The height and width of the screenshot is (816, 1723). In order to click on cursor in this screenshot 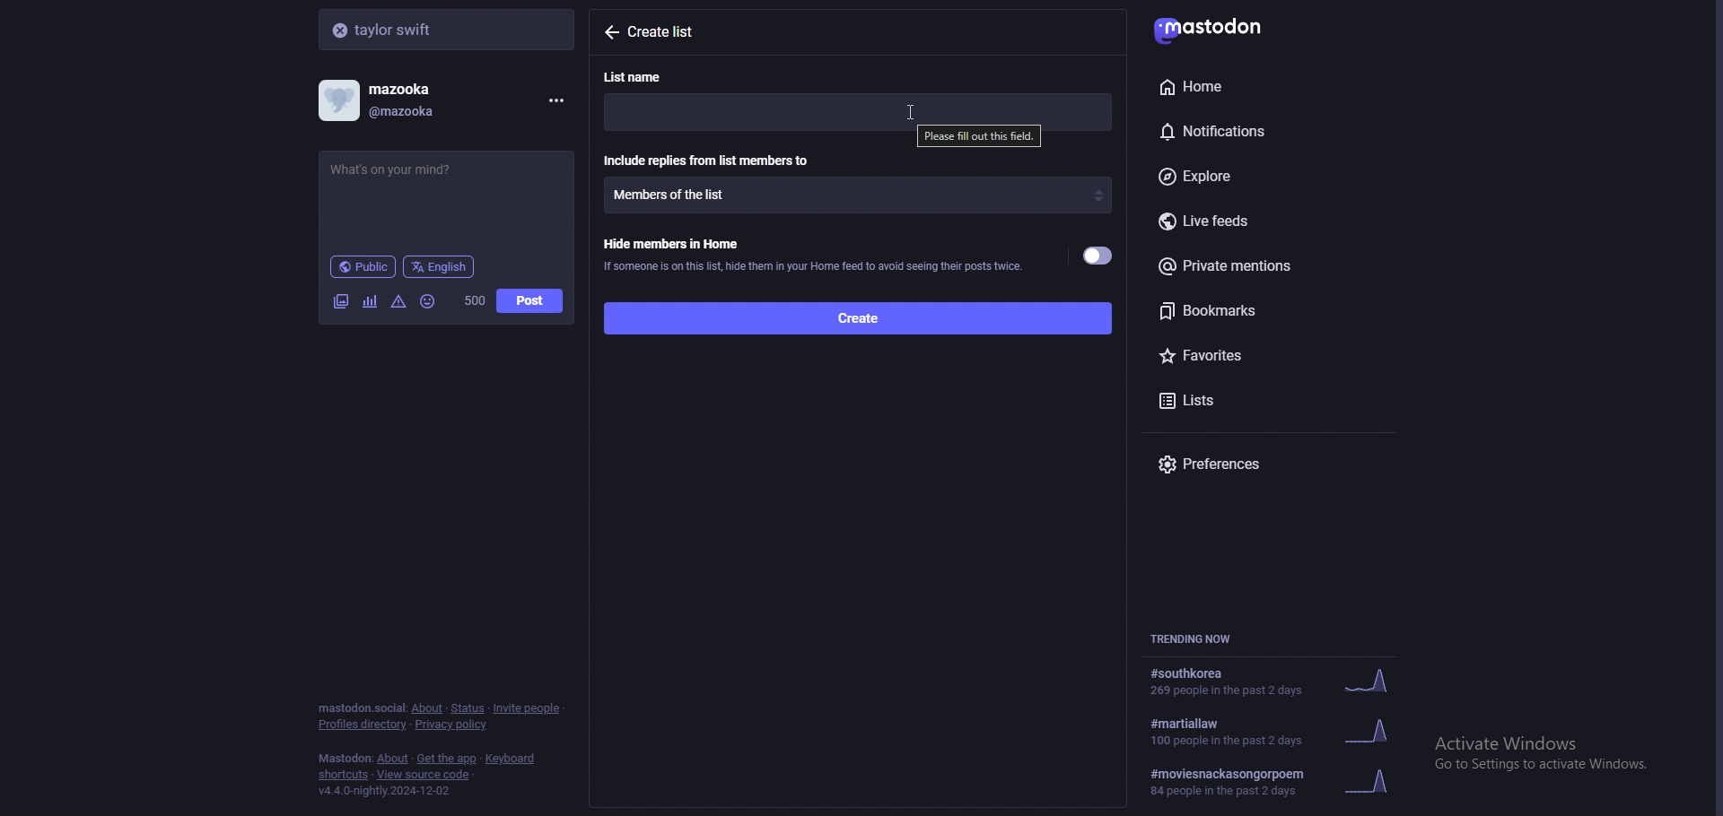, I will do `click(913, 112)`.